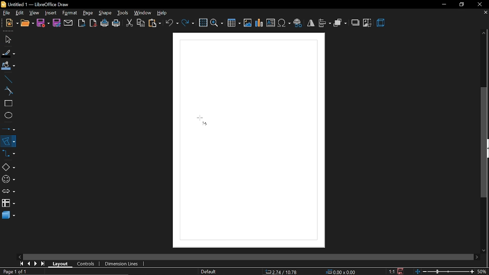  What do you see at coordinates (284, 23) in the screenshot?
I see `insert symbol` at bounding box center [284, 23].